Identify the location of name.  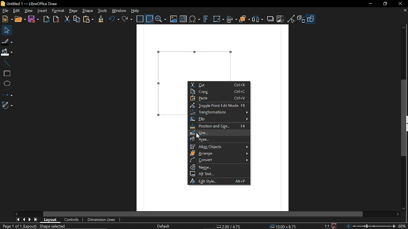
(219, 167).